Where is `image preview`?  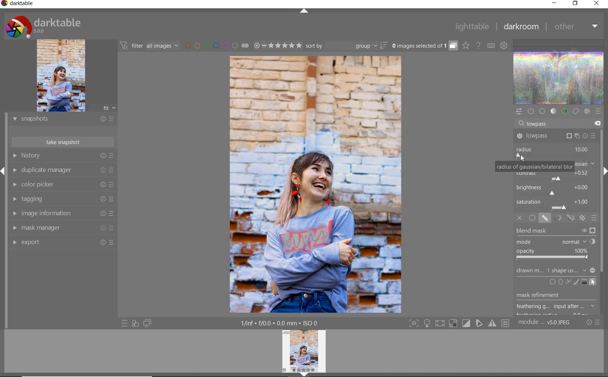 image preview is located at coordinates (306, 353).